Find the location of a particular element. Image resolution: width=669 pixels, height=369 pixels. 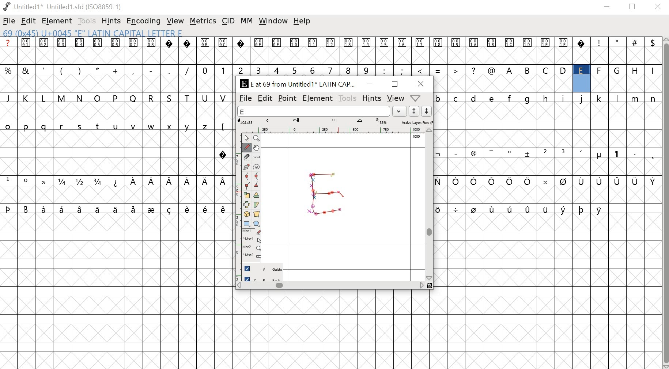

close is located at coordinates (658, 7).